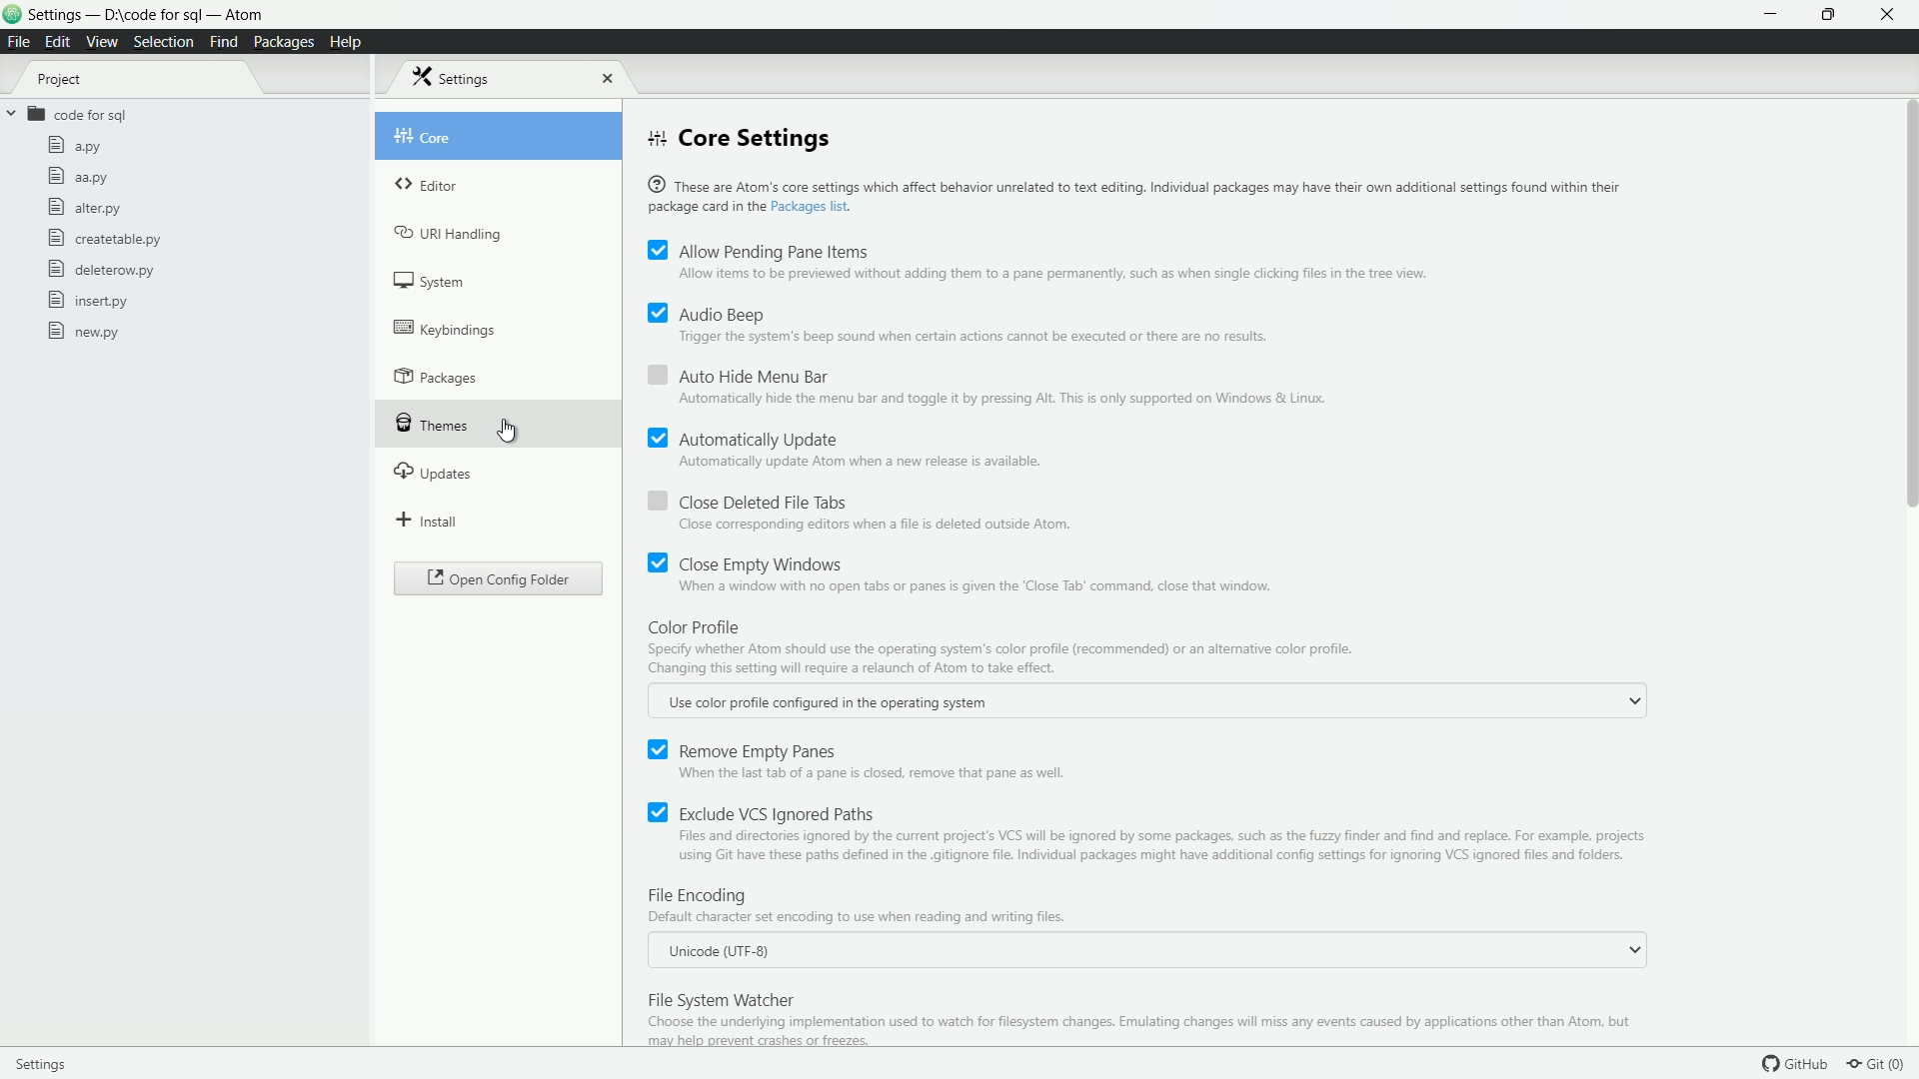  I want to click on edit menu, so click(58, 42).